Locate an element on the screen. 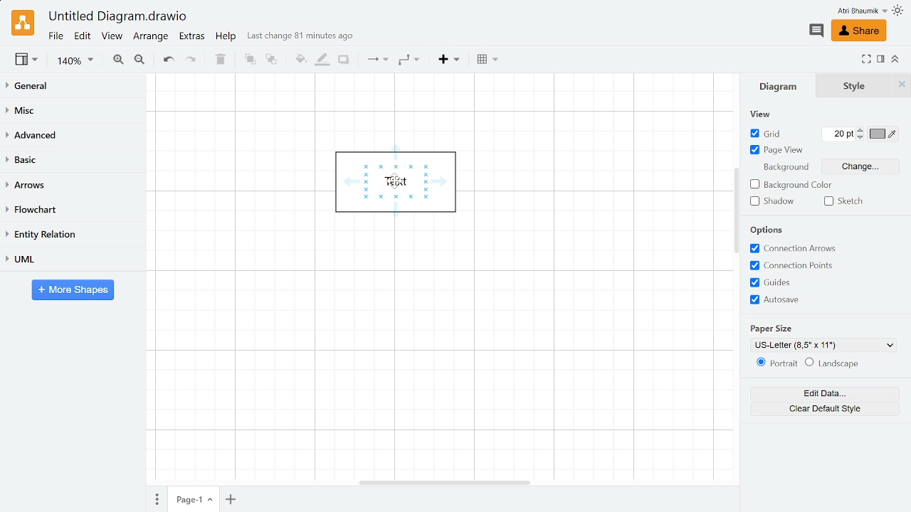 This screenshot has height=512, width=911. Autosave is located at coordinates (798, 301).